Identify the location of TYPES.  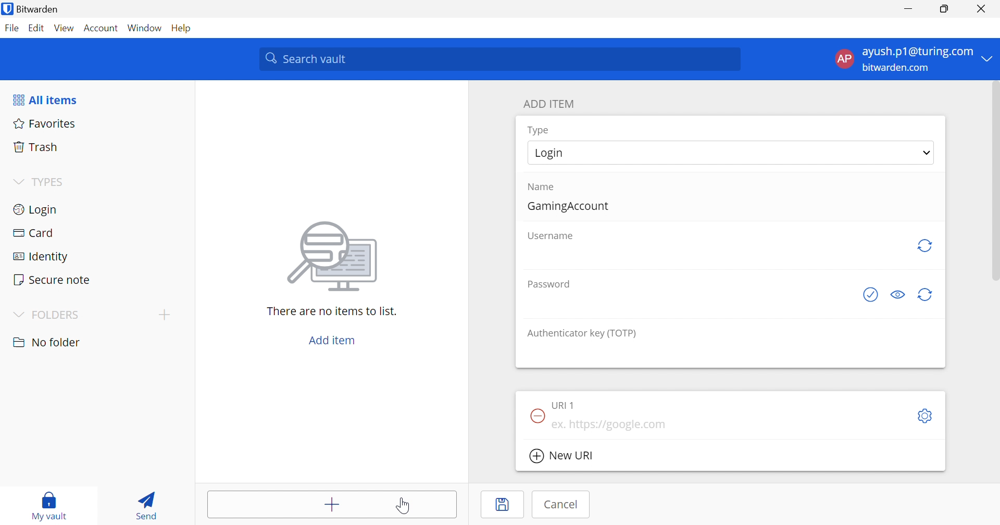
(51, 181).